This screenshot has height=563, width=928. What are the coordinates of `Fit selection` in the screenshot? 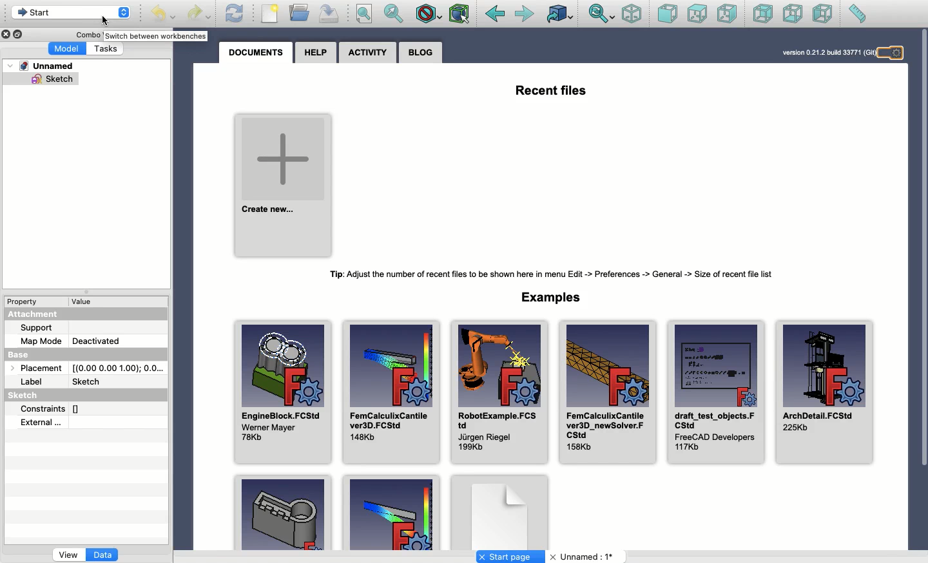 It's located at (394, 14).